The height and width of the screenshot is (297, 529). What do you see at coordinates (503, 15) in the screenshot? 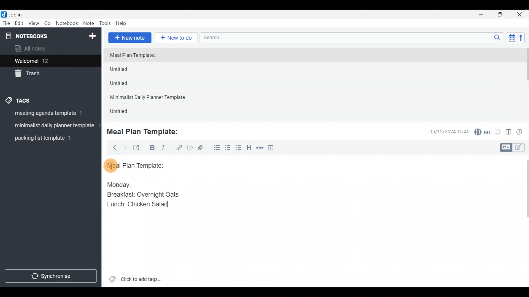
I see `Maximize` at bounding box center [503, 15].